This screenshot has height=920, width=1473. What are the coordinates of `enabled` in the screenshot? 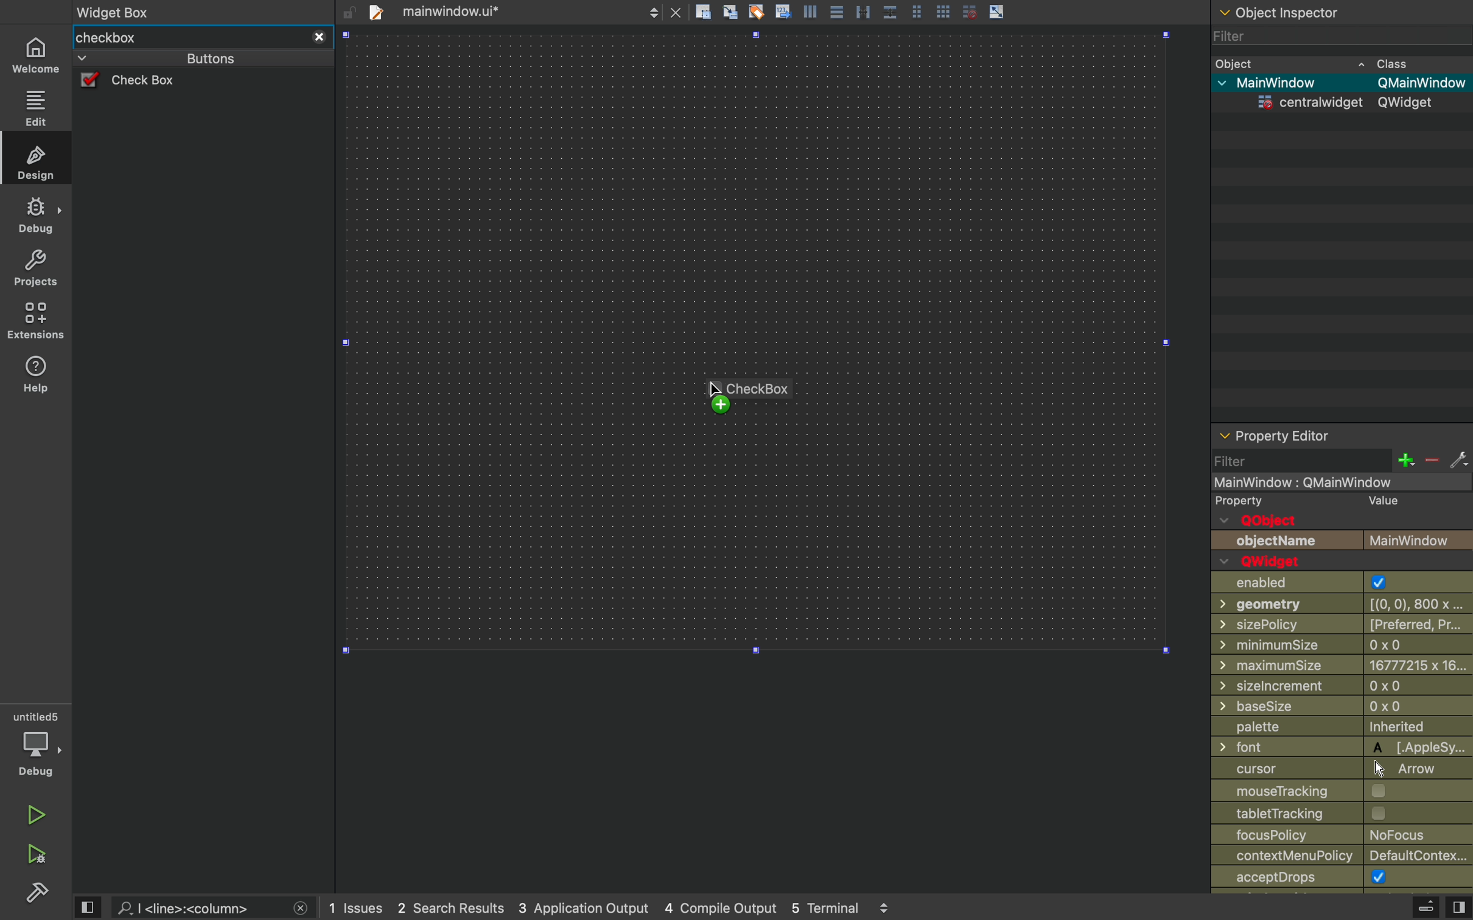 It's located at (1332, 583).